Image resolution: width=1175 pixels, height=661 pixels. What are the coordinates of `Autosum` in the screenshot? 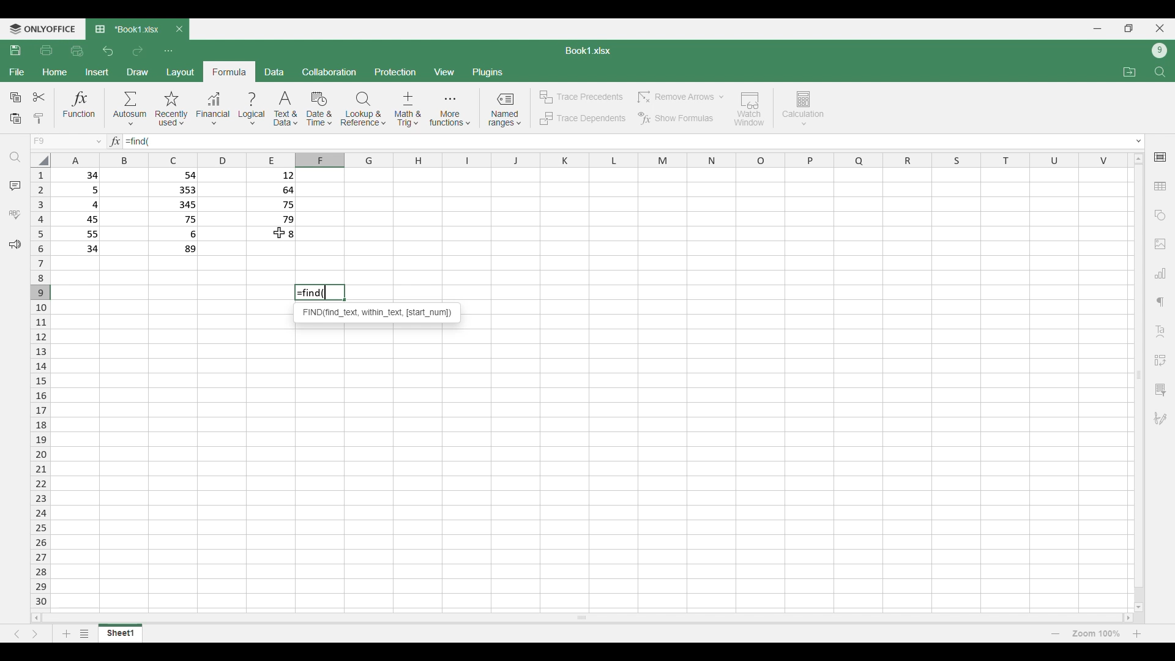 It's located at (130, 108).